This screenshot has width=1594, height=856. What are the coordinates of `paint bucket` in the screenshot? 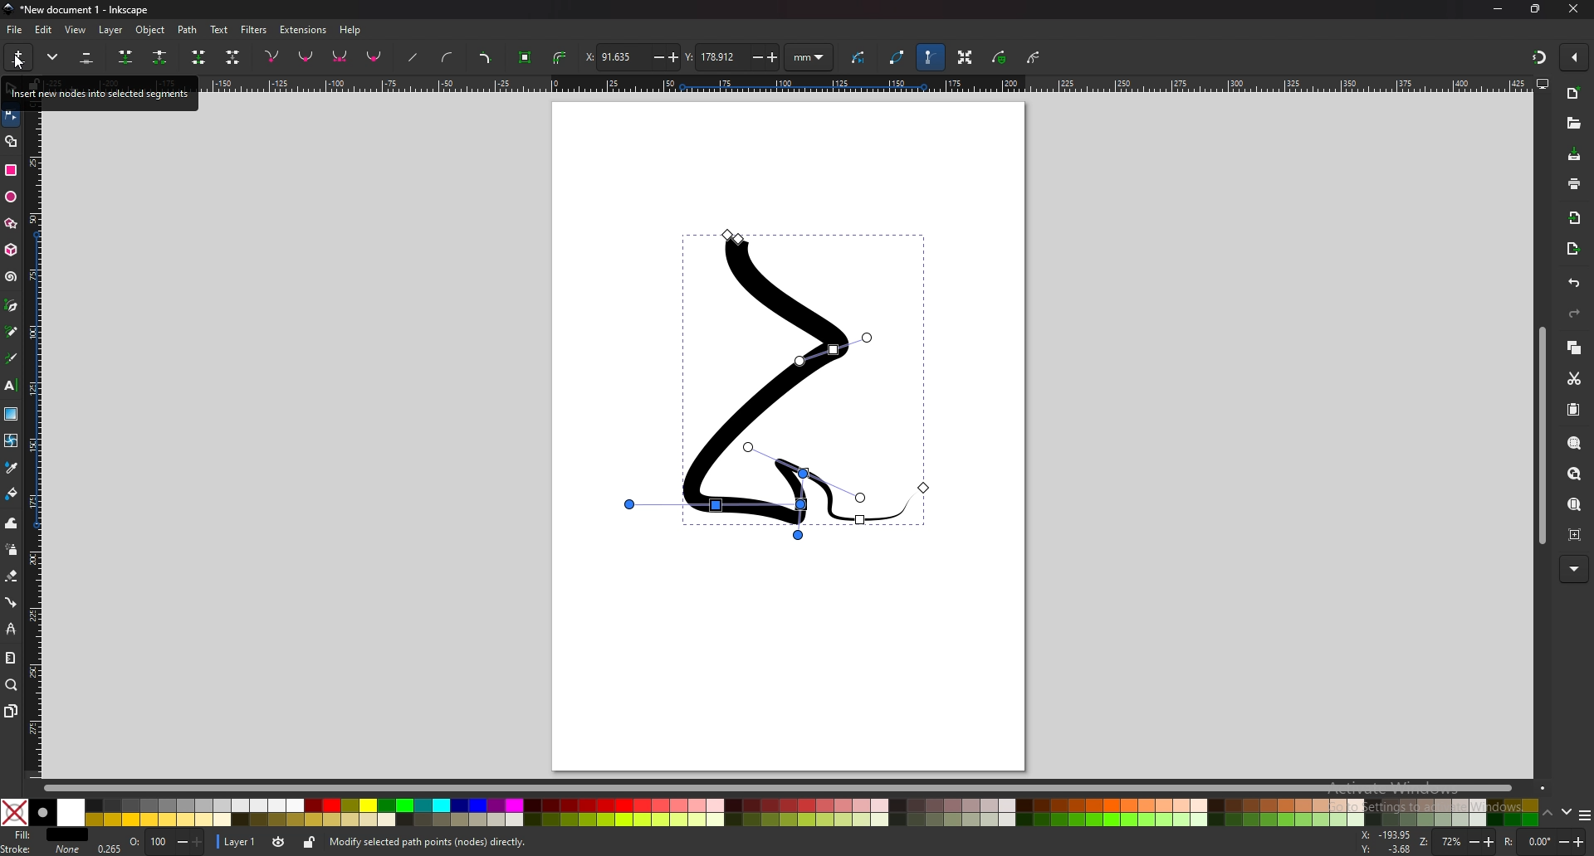 It's located at (11, 494).